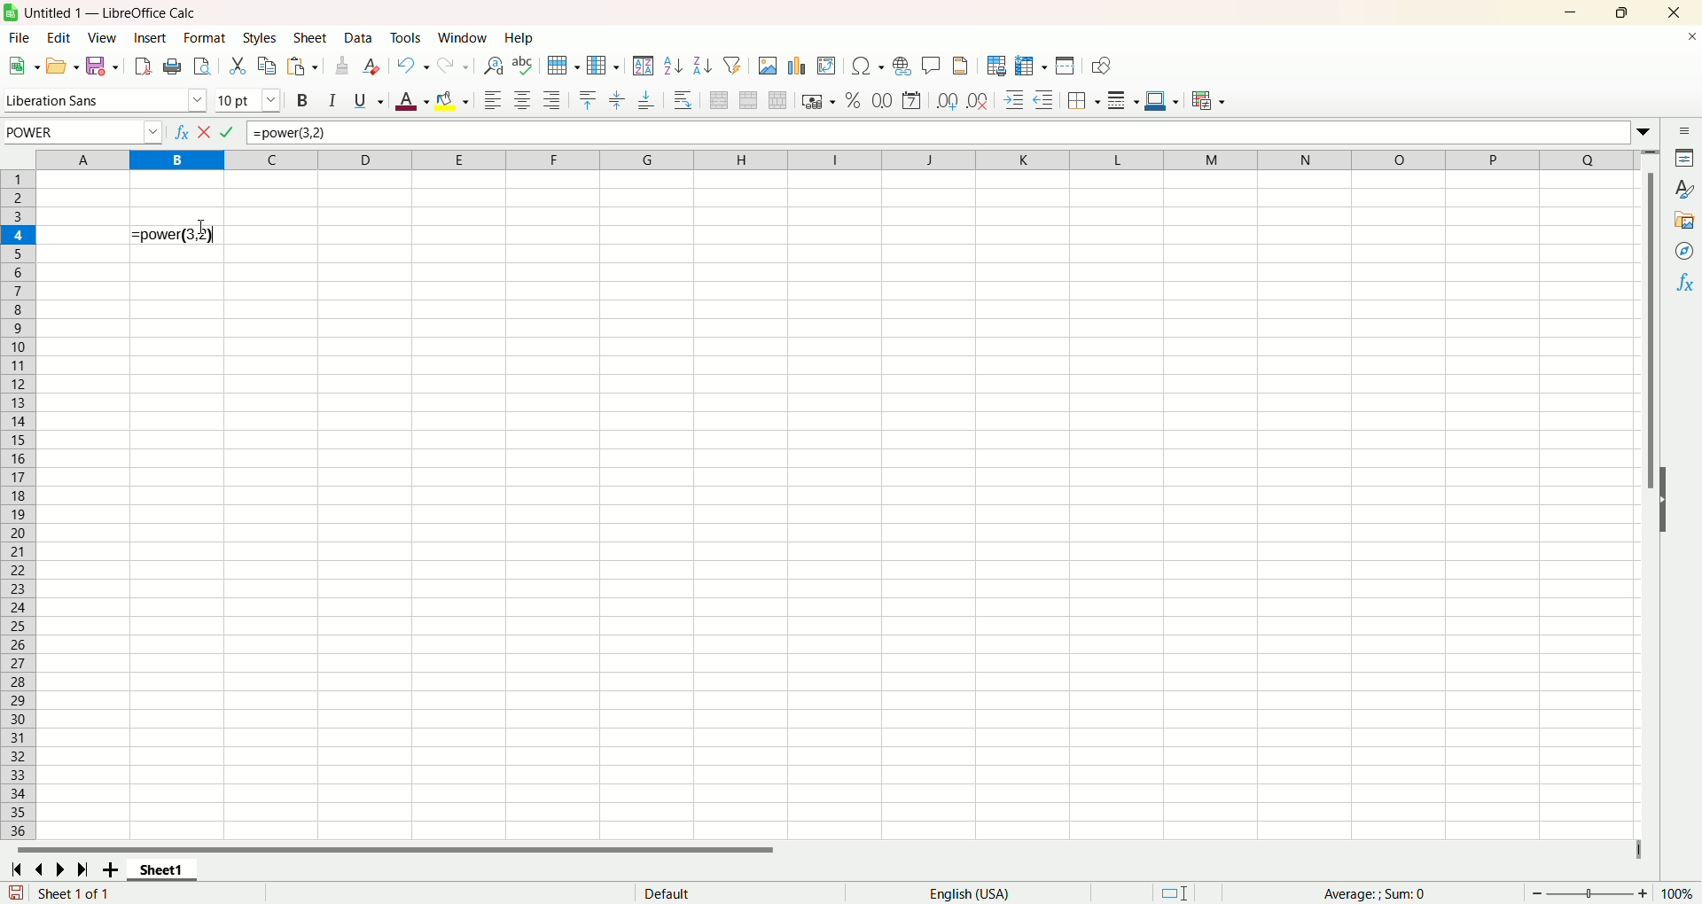  Describe the element at coordinates (1681, 892) in the screenshot. I see `zoom percent` at that location.